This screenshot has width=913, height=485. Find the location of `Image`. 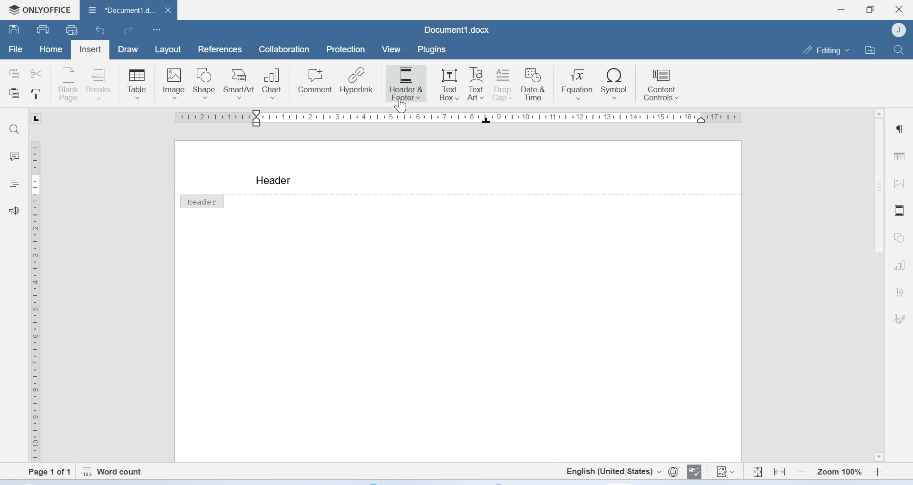

Image is located at coordinates (901, 185).